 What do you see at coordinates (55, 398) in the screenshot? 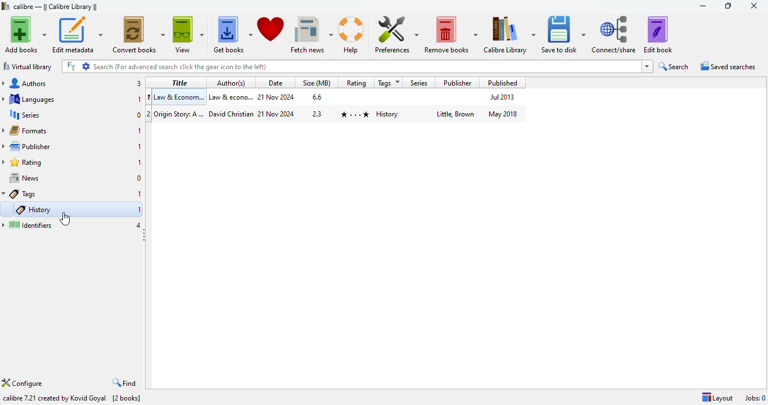
I see `calibre 7.21 created by Kovid Goyal` at bounding box center [55, 398].